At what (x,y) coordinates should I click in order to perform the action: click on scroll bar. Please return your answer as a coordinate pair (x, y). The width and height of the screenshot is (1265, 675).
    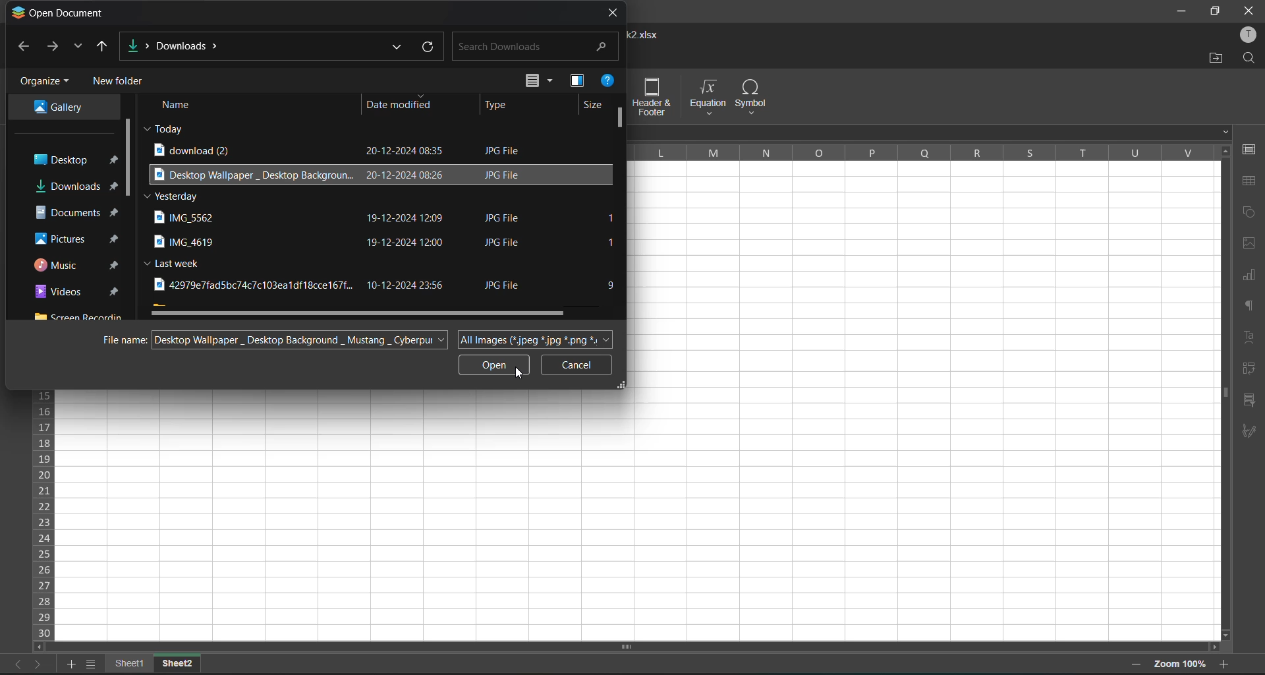
    Looking at the image, I should click on (614, 648).